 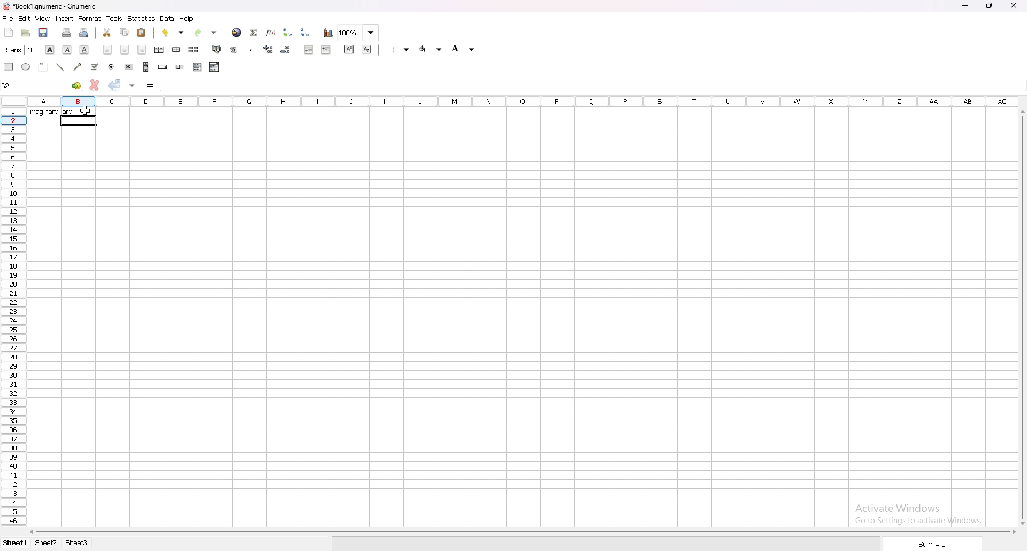 What do you see at coordinates (114, 85) in the screenshot?
I see `accept changes` at bounding box center [114, 85].